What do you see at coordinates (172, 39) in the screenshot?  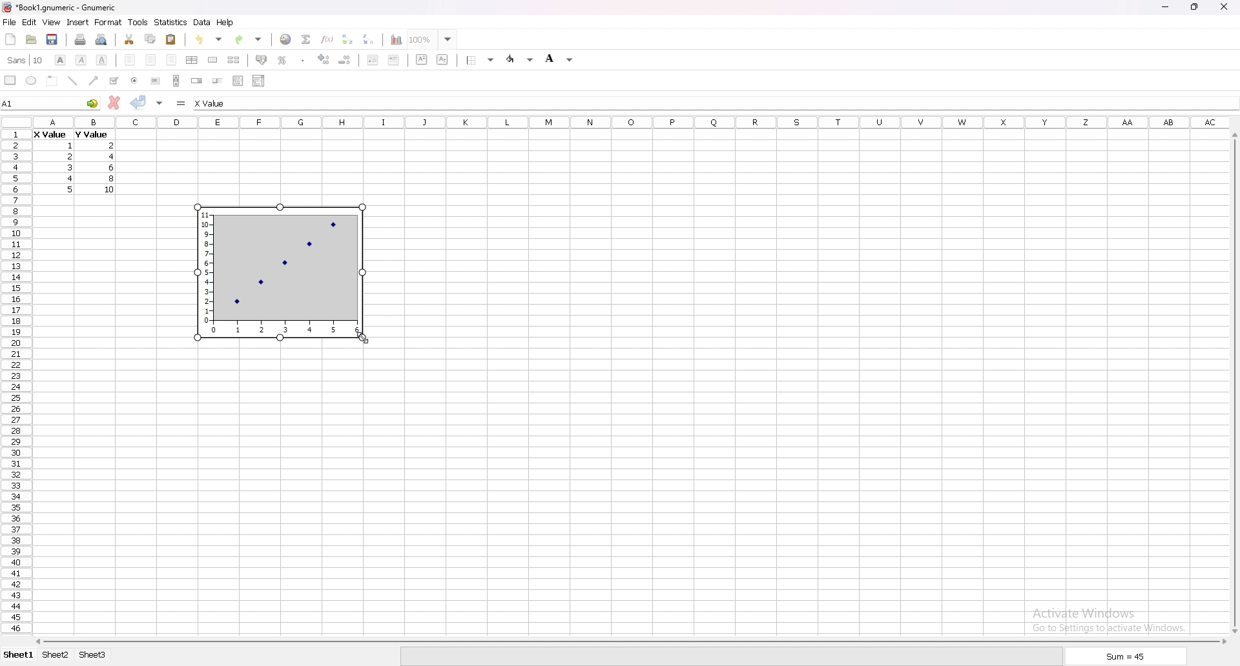 I see `paste` at bounding box center [172, 39].